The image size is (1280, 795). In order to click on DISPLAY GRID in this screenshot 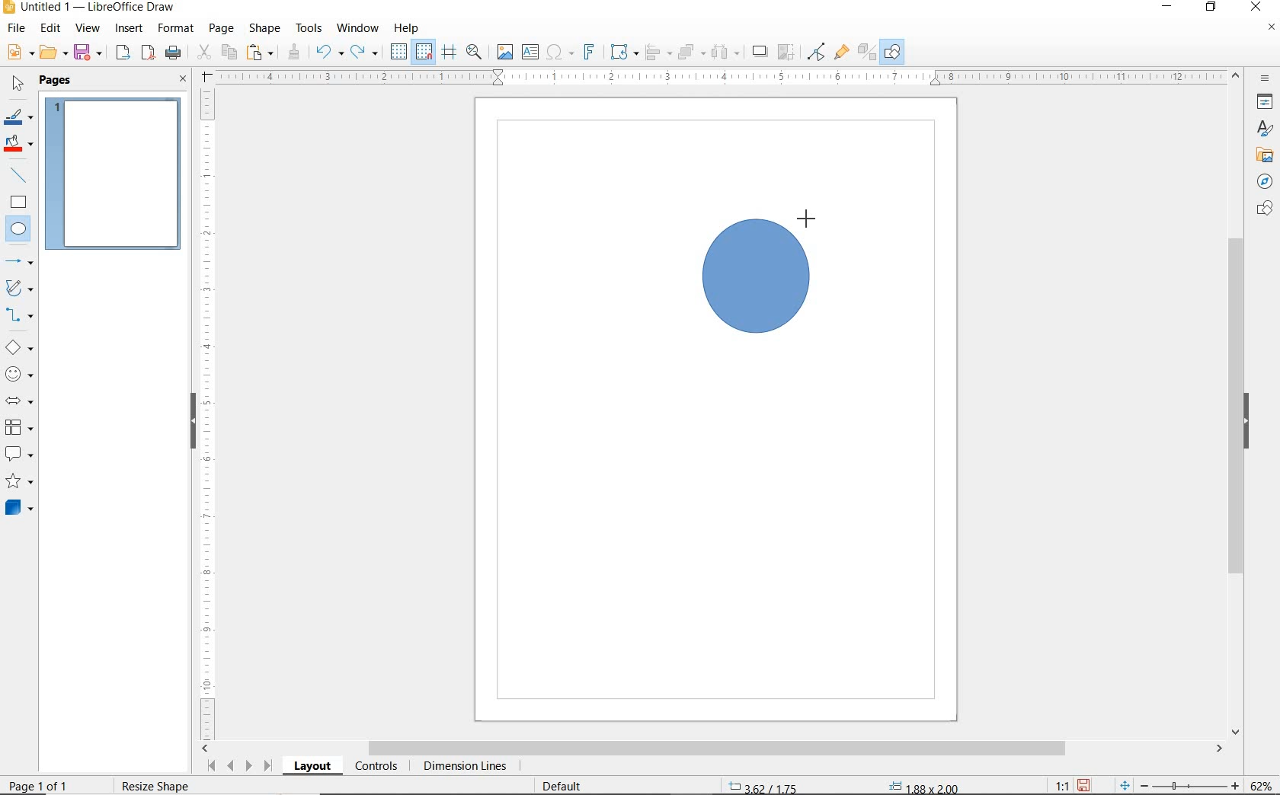, I will do `click(400, 52)`.